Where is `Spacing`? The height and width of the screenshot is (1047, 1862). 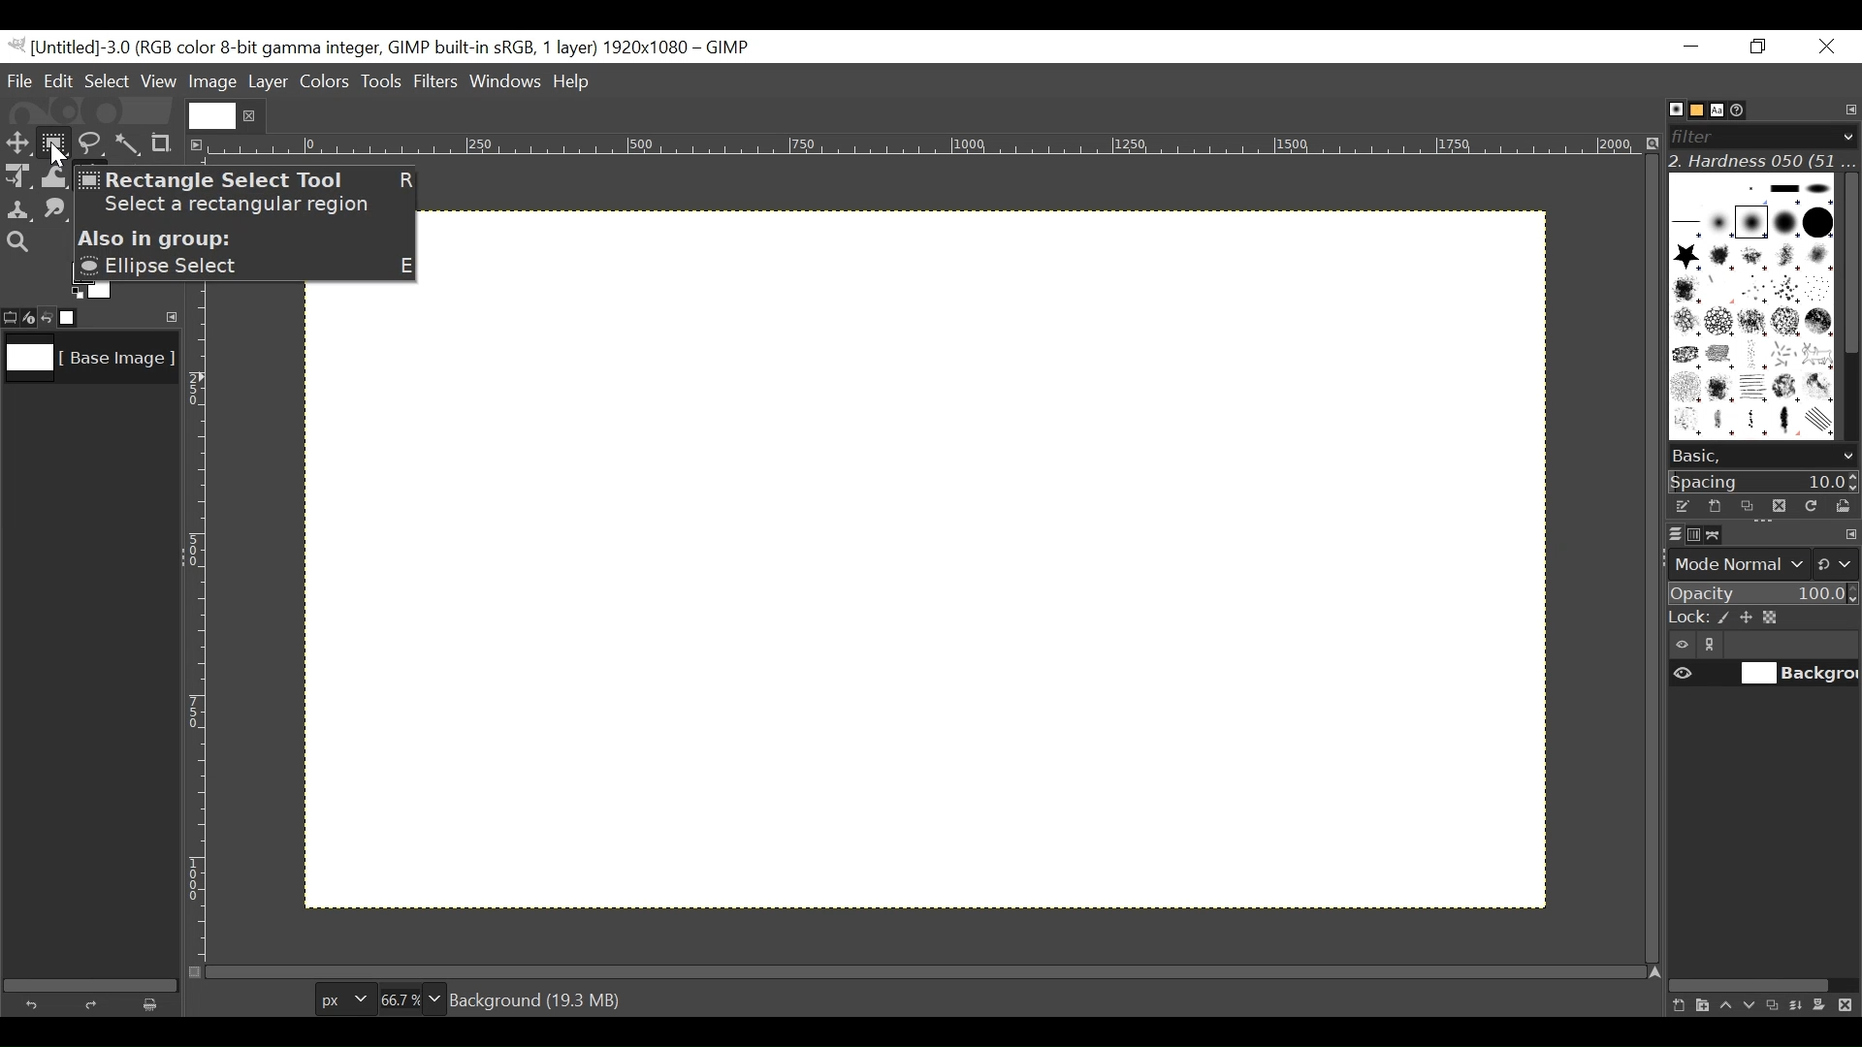
Spacing is located at coordinates (1764, 481).